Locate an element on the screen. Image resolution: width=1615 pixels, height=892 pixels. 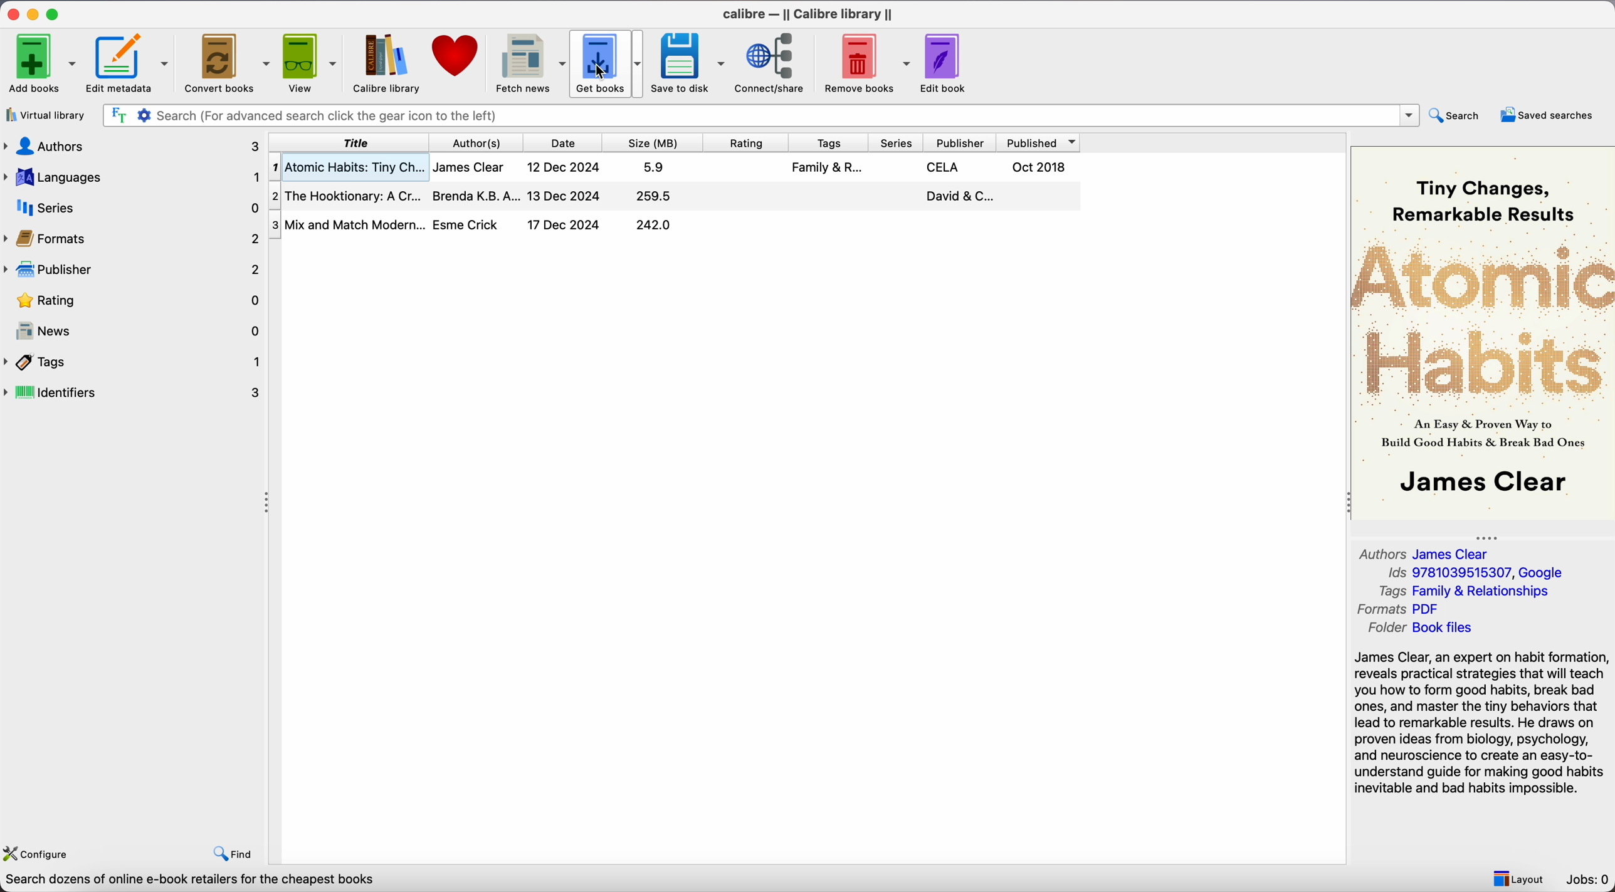
donate is located at coordinates (454, 58).